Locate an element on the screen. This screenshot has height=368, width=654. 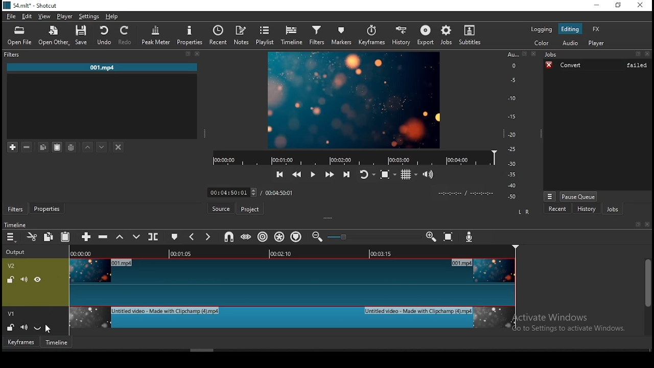
keyframe is located at coordinates (21, 343).